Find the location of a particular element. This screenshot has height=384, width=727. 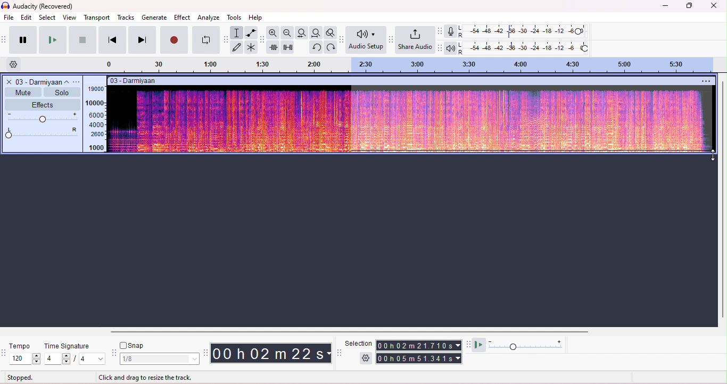

playback speed is located at coordinates (527, 345).